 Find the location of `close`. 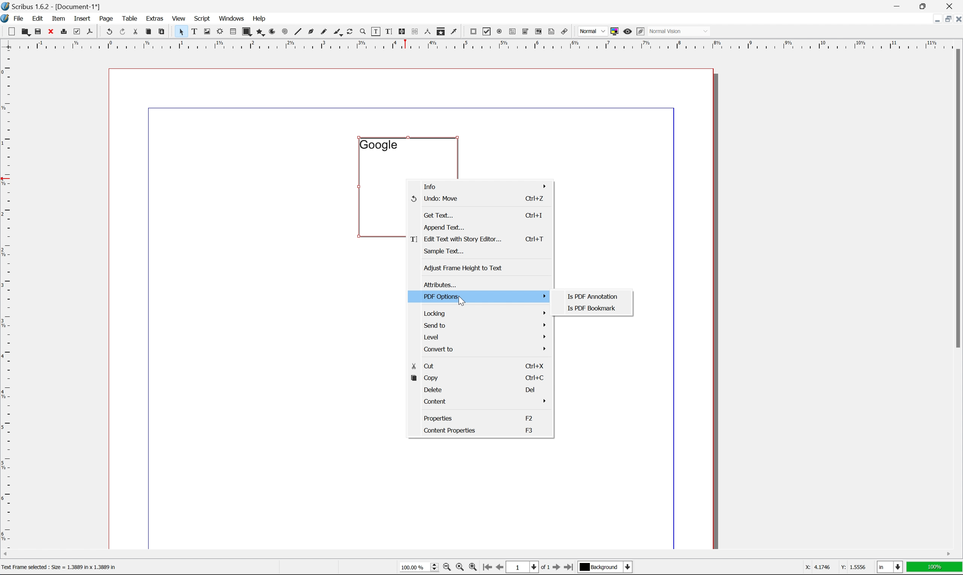

close is located at coordinates (52, 31).